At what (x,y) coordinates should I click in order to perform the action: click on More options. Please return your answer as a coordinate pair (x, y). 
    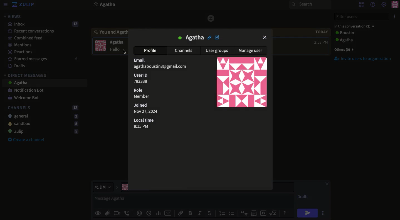
    Looking at the image, I should click on (395, 16).